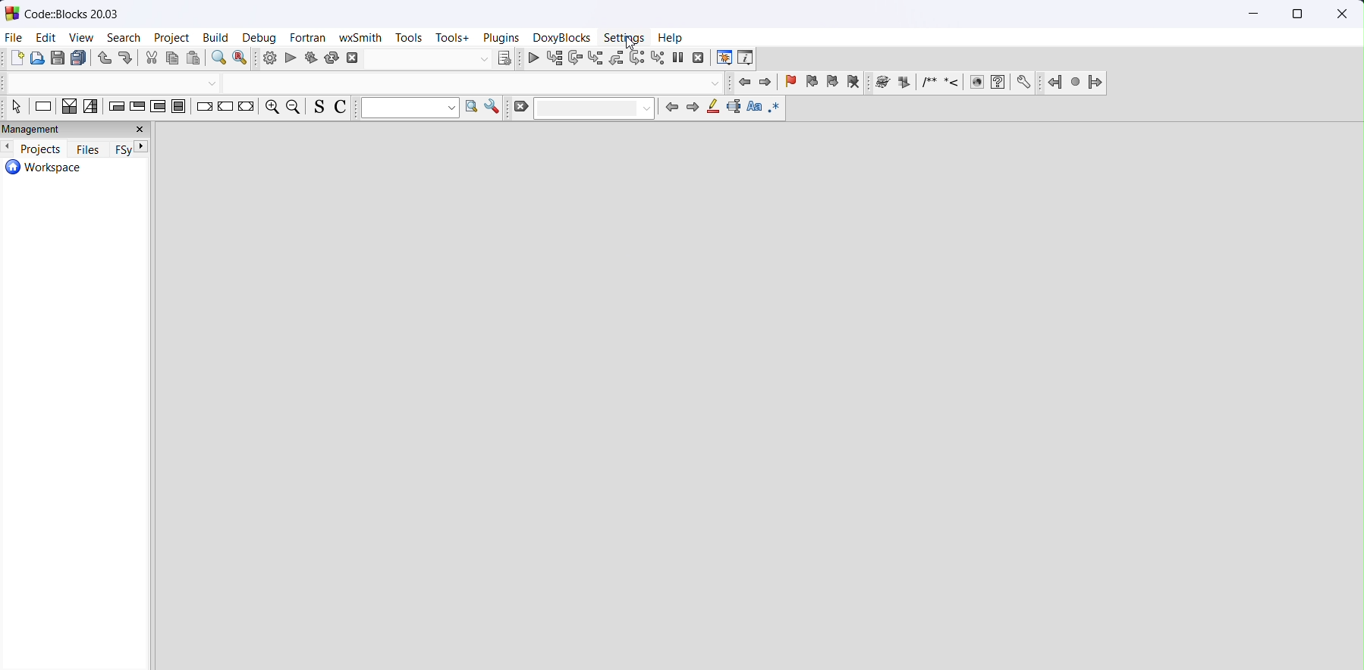  Describe the element at coordinates (340, 108) in the screenshot. I see `togglecomments` at that location.